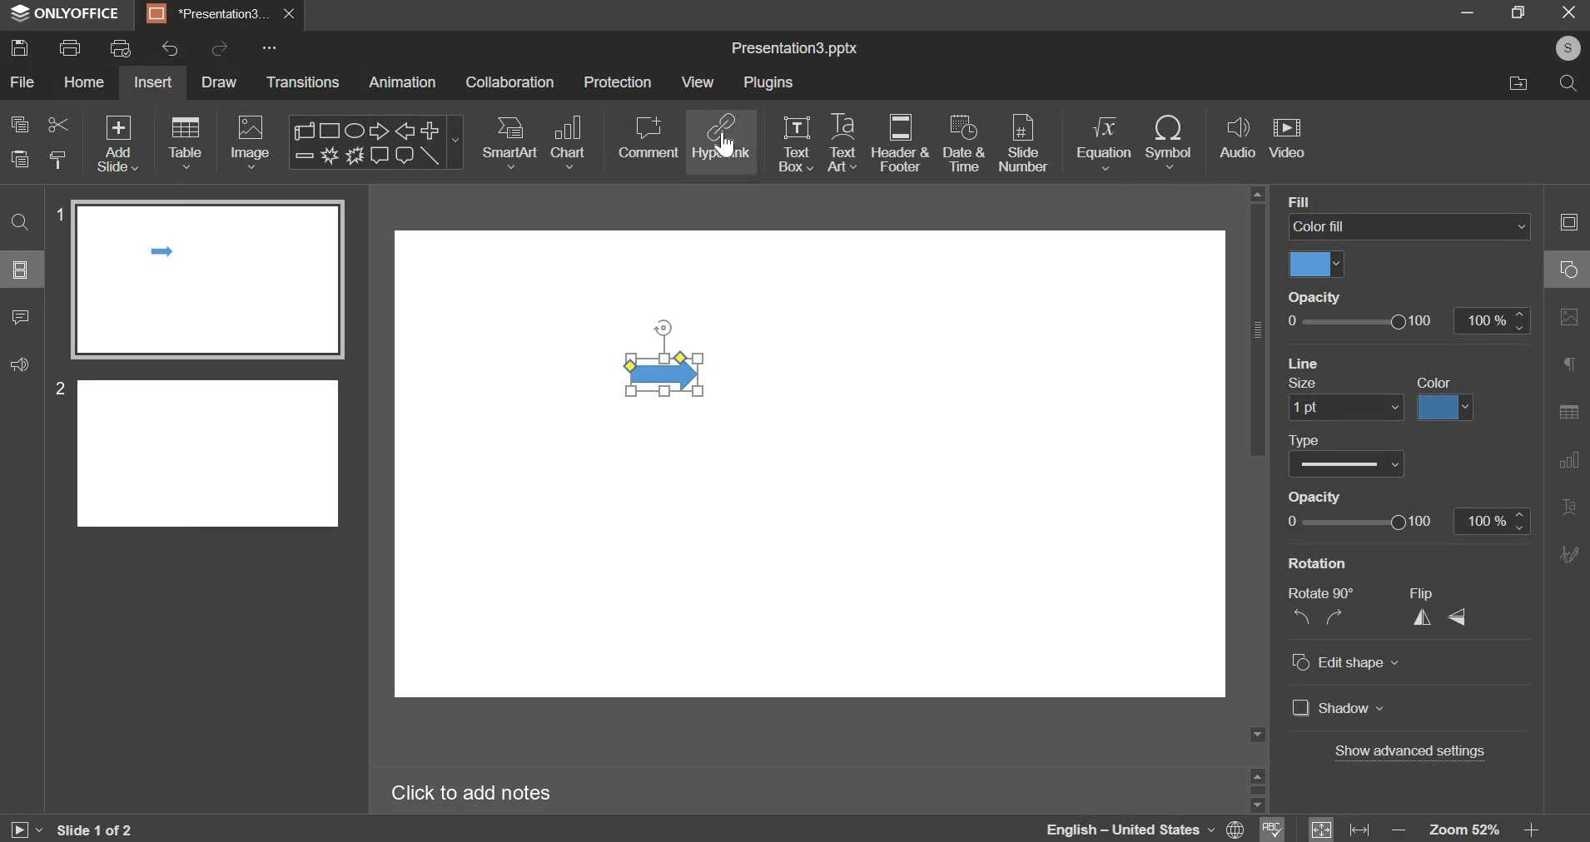  What do you see at coordinates (1520, 12) in the screenshot?
I see `maximize` at bounding box center [1520, 12].